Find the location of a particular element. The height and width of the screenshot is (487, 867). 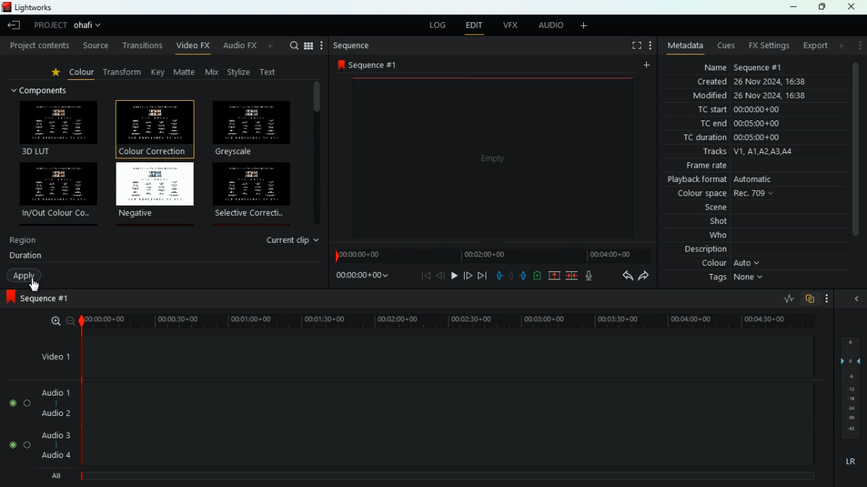

All is located at coordinates (58, 473).